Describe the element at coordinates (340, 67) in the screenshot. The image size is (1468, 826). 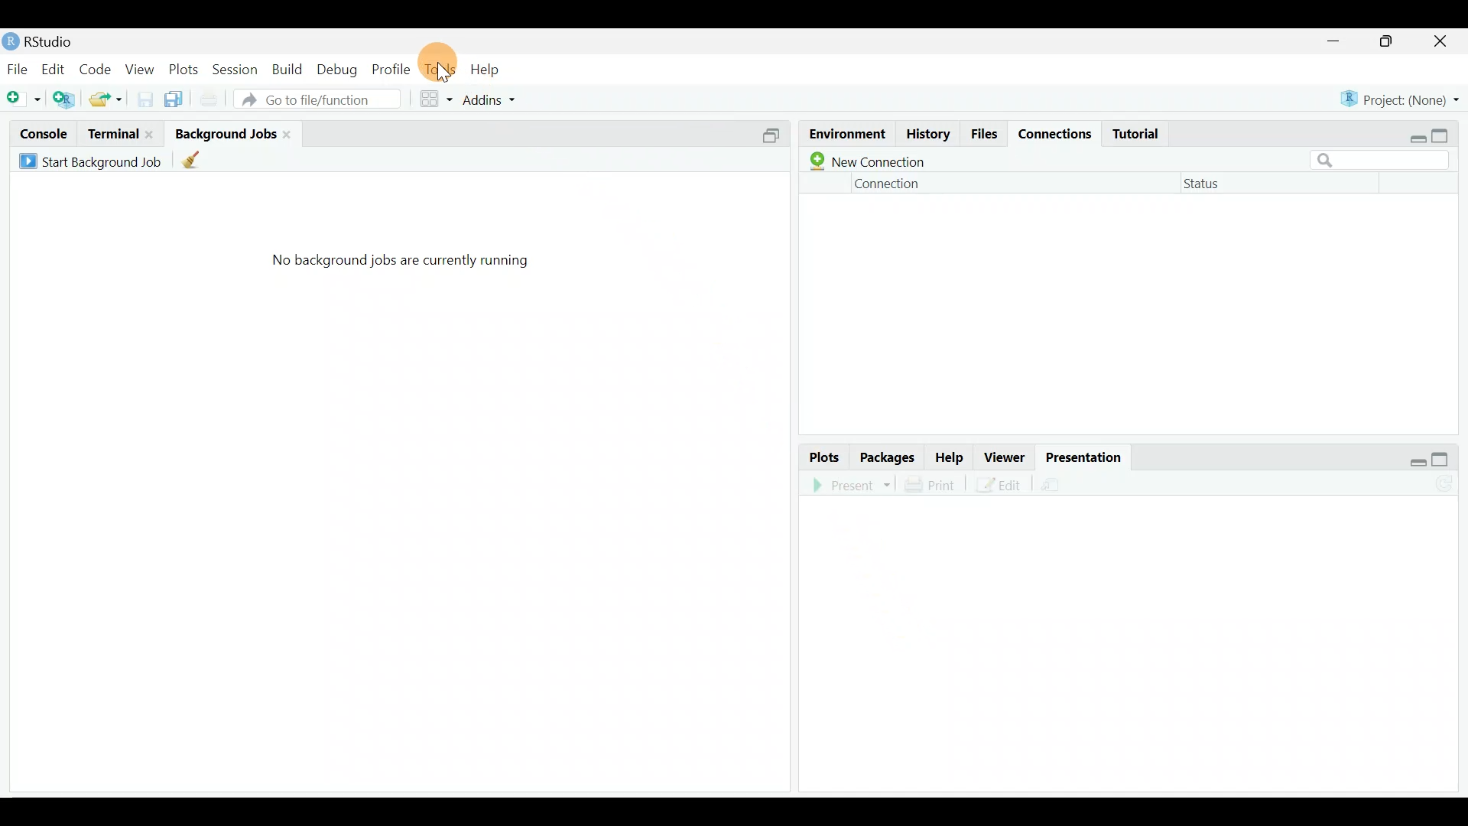
I see `Debug` at that location.